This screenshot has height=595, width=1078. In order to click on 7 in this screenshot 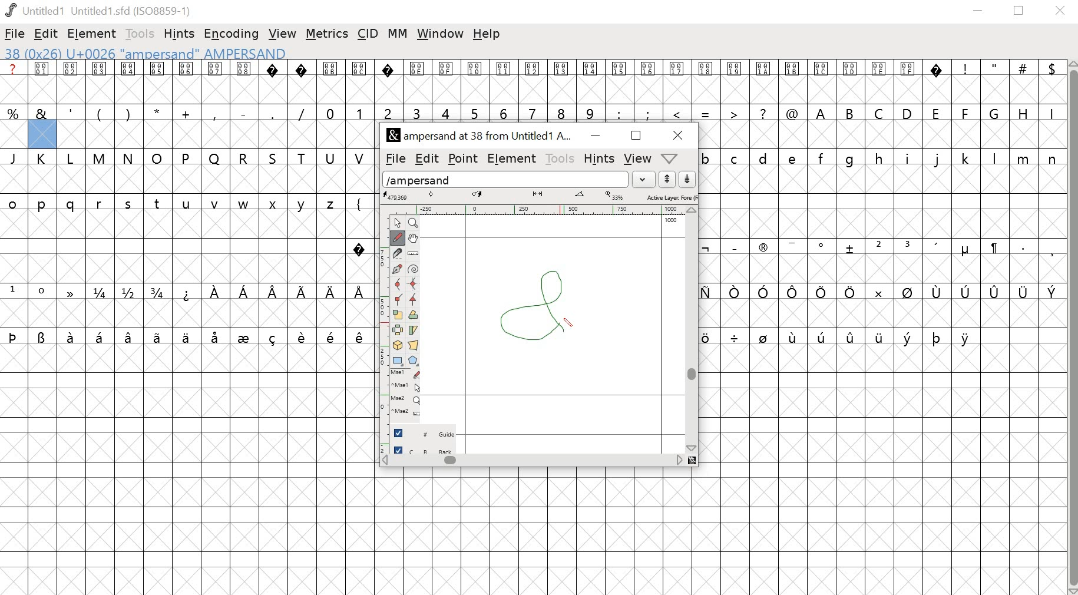, I will do `click(534, 112)`.